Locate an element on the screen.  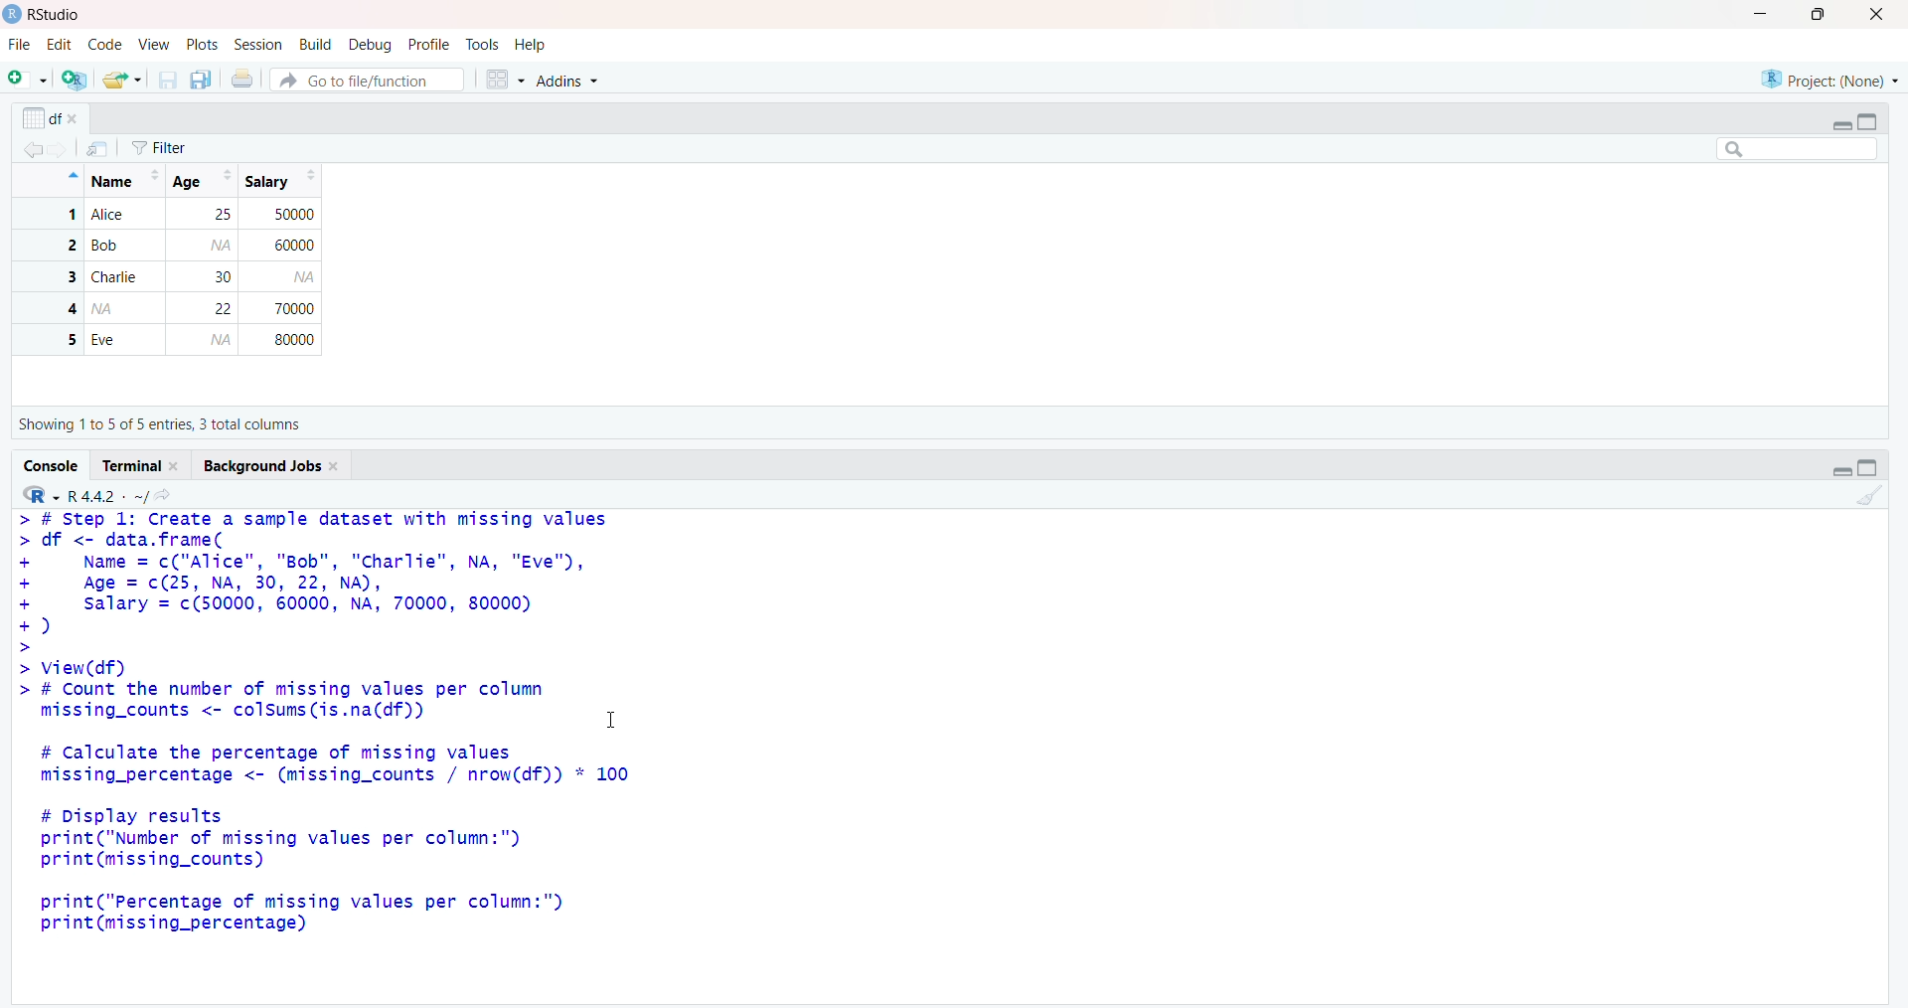
View is located at coordinates (153, 46).